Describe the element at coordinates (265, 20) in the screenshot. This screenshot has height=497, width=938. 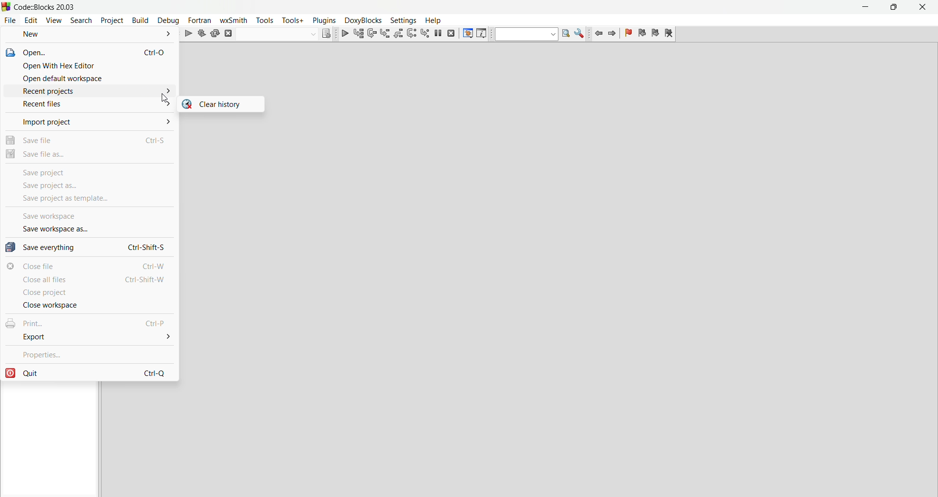
I see `tools` at that location.